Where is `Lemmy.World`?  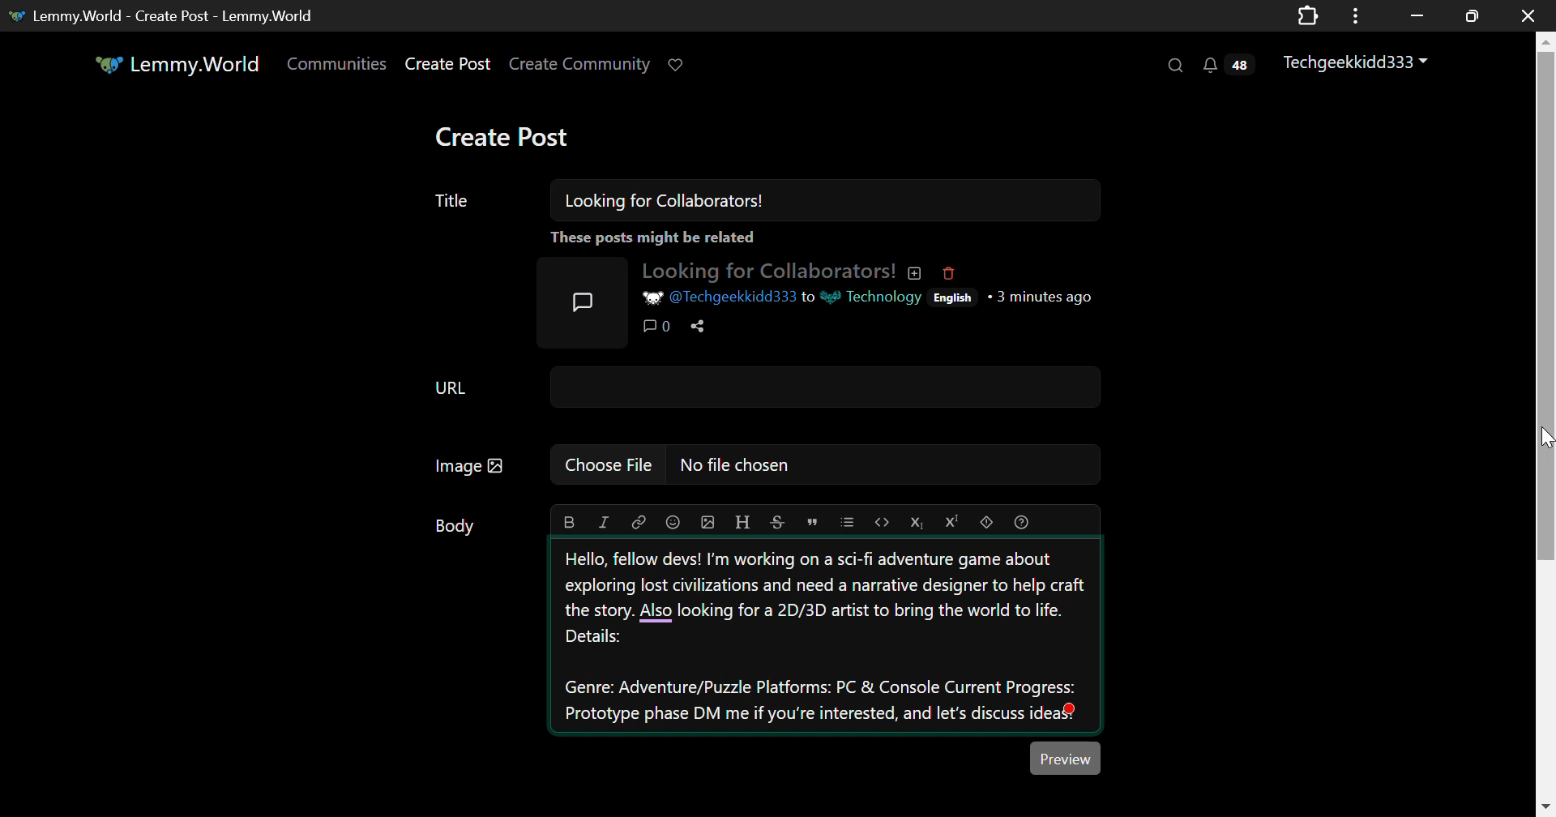 Lemmy.World is located at coordinates (174, 65).